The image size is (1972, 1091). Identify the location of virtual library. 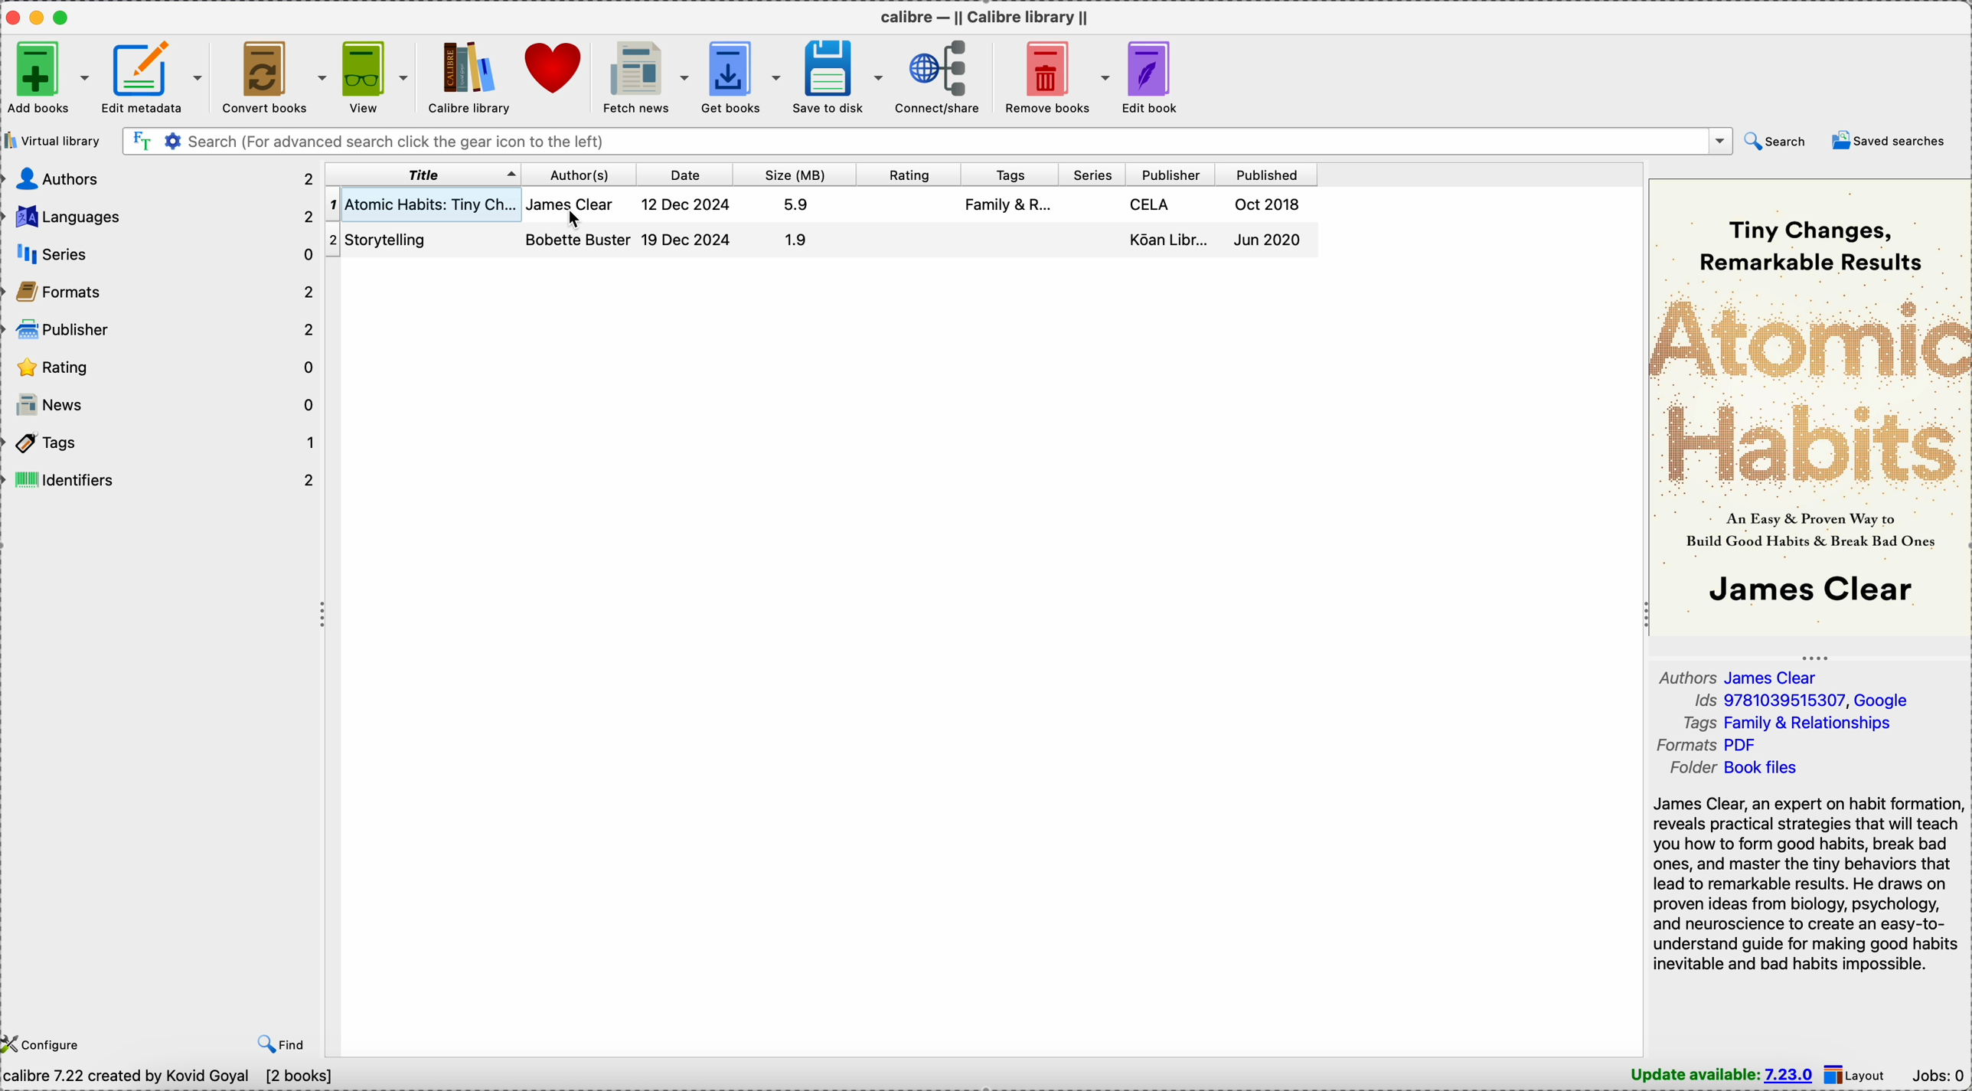
(52, 139).